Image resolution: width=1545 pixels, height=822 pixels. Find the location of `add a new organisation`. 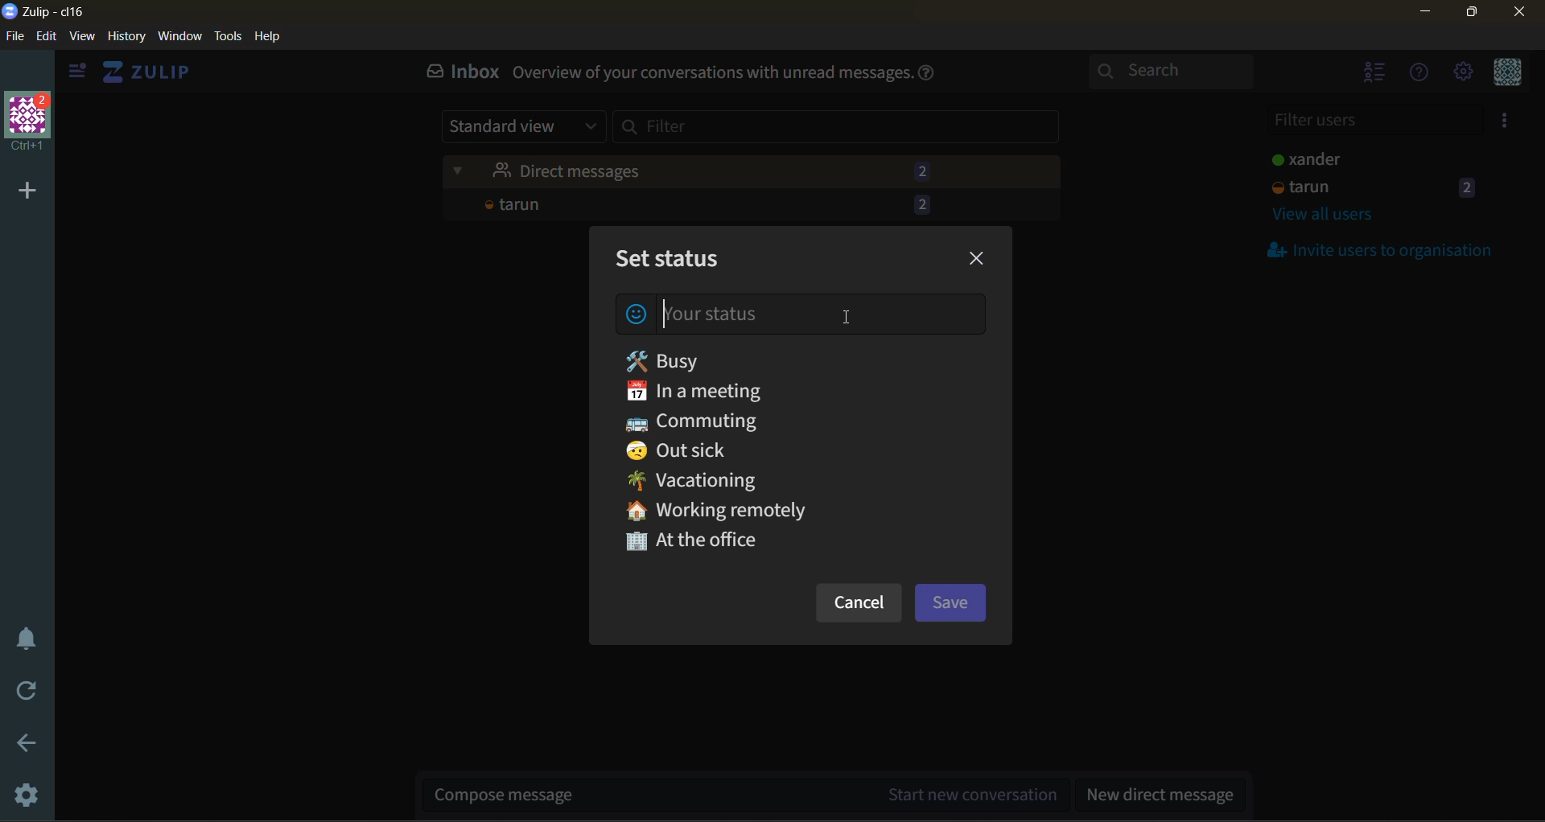

add a new organisation is located at coordinates (26, 188).